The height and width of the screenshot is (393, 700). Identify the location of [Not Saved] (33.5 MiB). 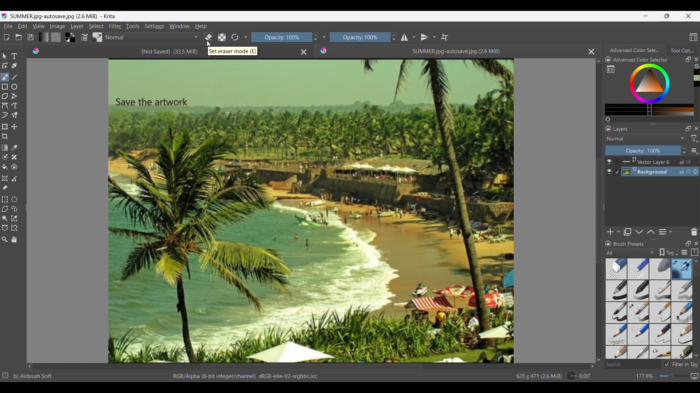
(169, 52).